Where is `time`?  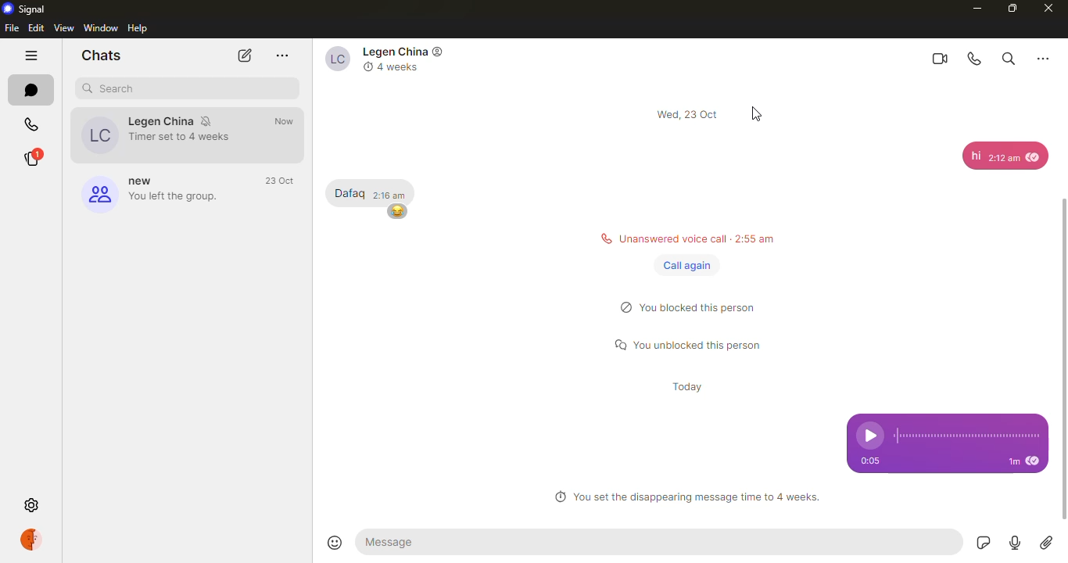 time is located at coordinates (690, 385).